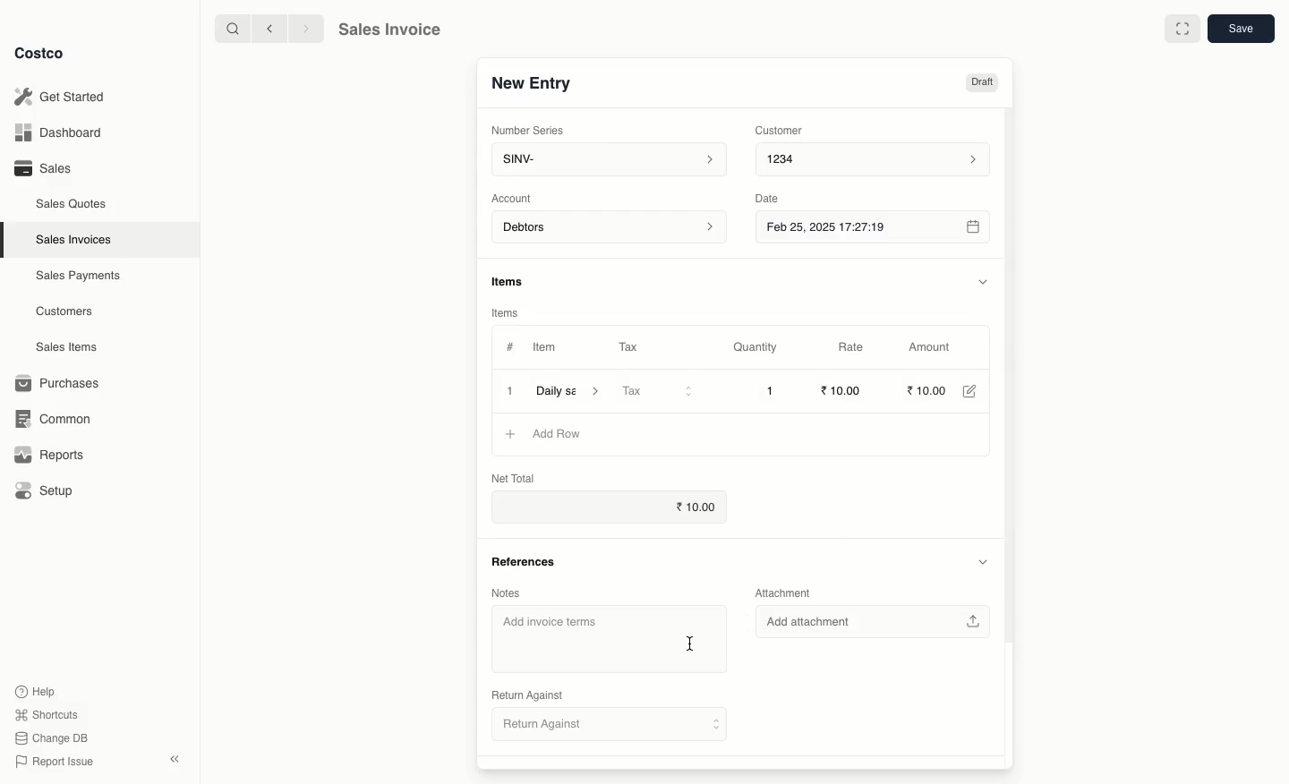 Image resolution: width=1289 pixels, height=784 pixels. Describe the element at coordinates (932, 390) in the screenshot. I see `10.00` at that location.